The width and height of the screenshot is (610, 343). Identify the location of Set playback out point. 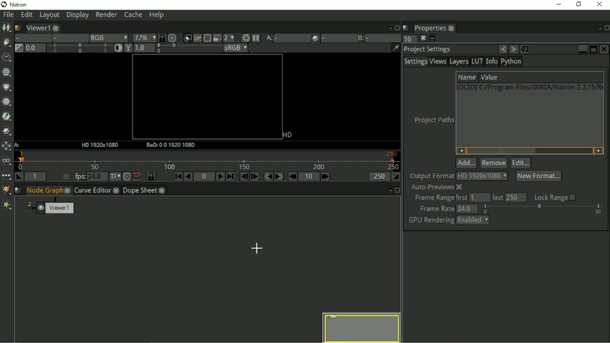
(395, 176).